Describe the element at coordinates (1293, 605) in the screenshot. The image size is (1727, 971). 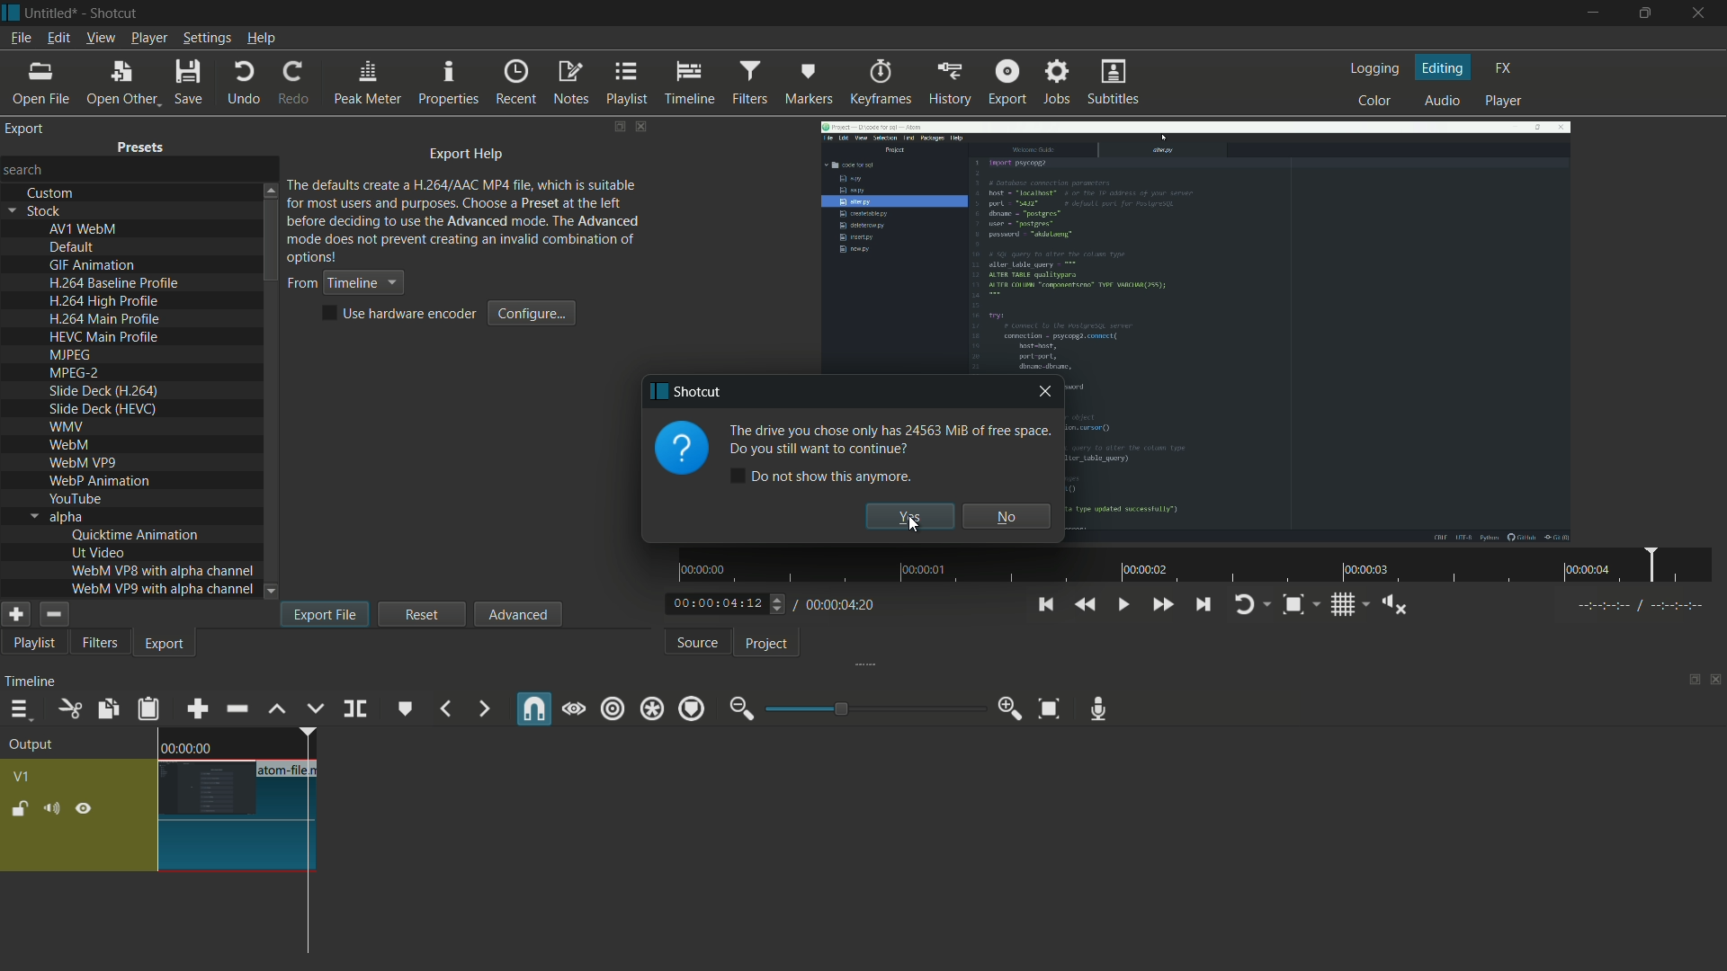
I see `toggle zoom` at that location.